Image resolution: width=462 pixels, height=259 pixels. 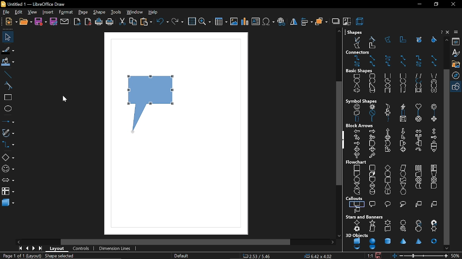 What do you see at coordinates (359, 21) in the screenshot?
I see `3d effect` at bounding box center [359, 21].